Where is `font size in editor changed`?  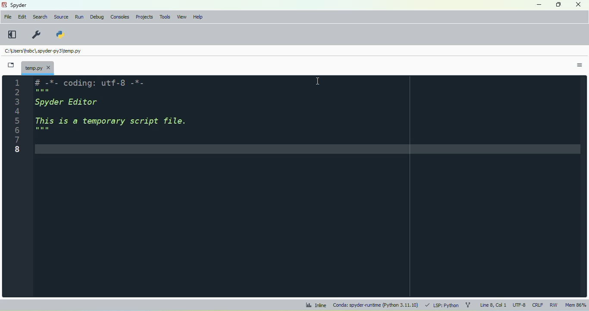 font size in editor changed is located at coordinates (142, 116).